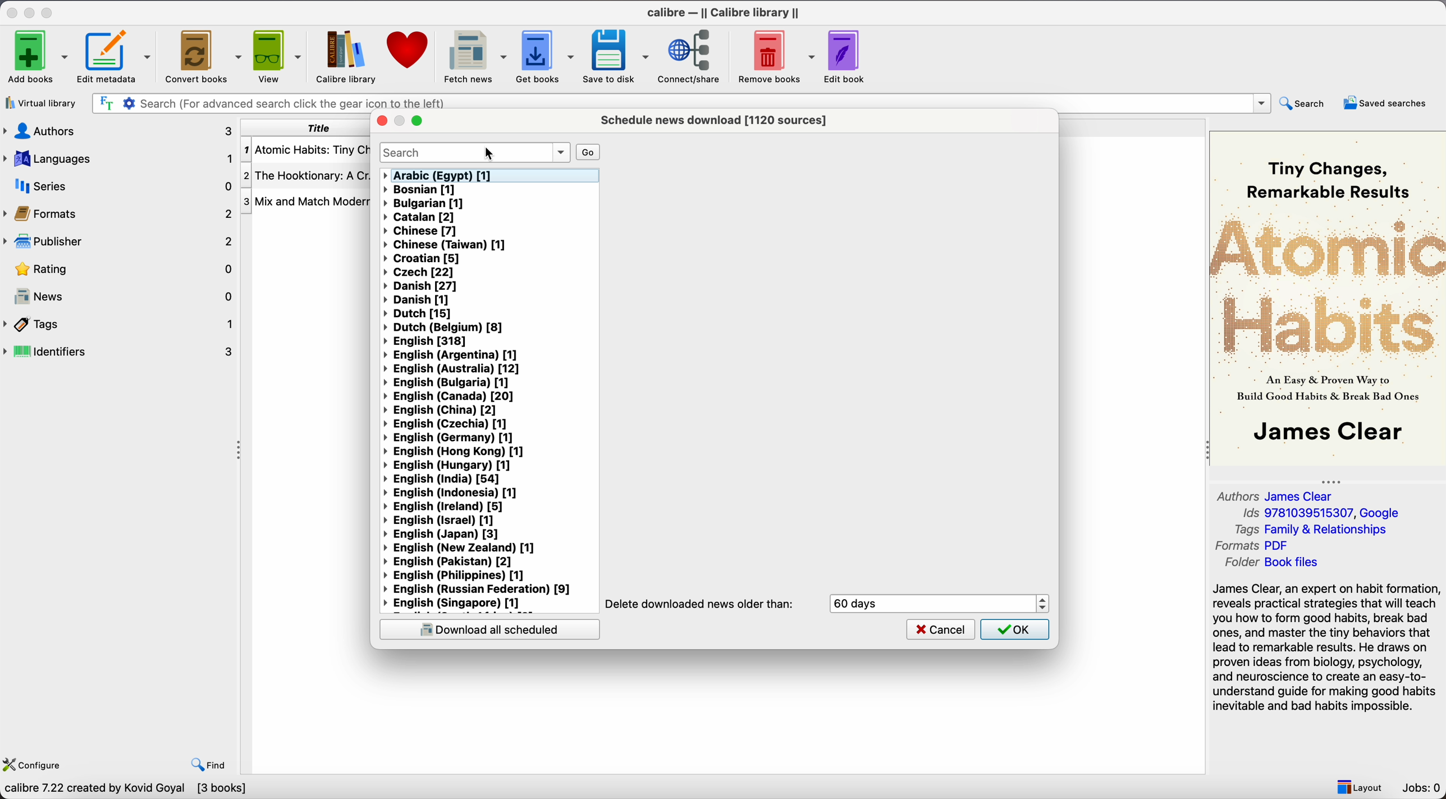 The height and width of the screenshot is (799, 1446). What do you see at coordinates (116, 56) in the screenshot?
I see `Edit metadata` at bounding box center [116, 56].